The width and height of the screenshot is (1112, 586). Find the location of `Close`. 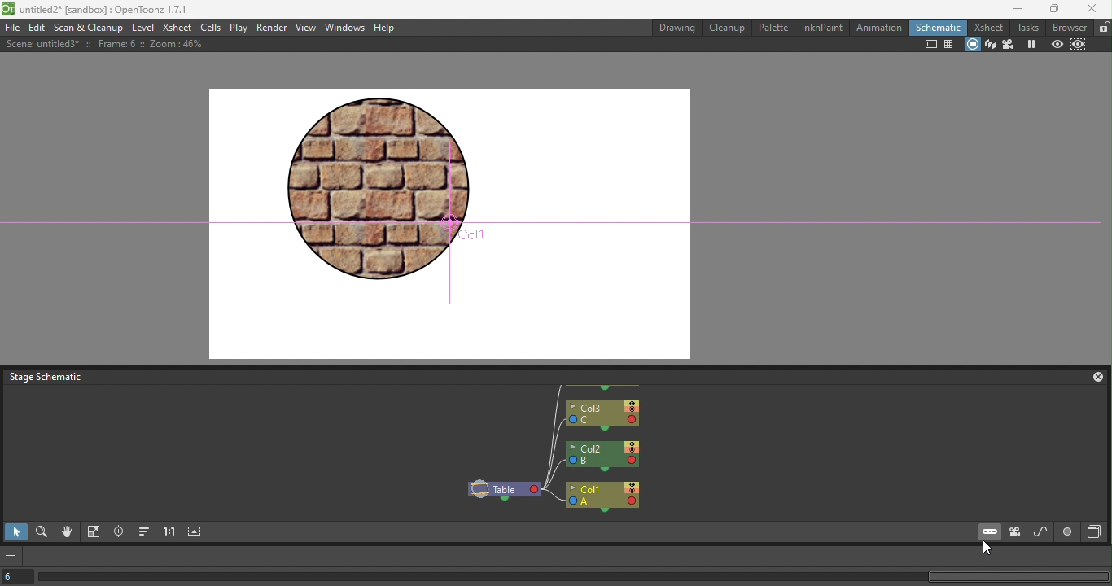

Close is located at coordinates (1092, 377).